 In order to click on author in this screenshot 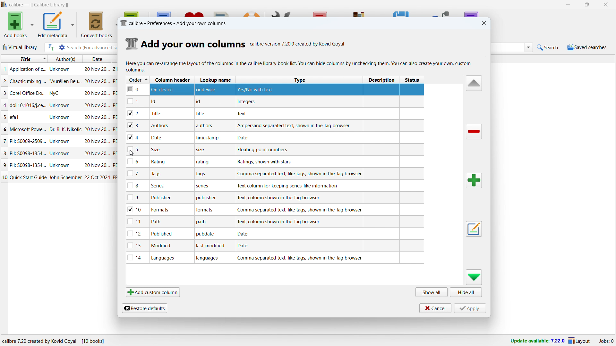, I will do `click(61, 105)`.